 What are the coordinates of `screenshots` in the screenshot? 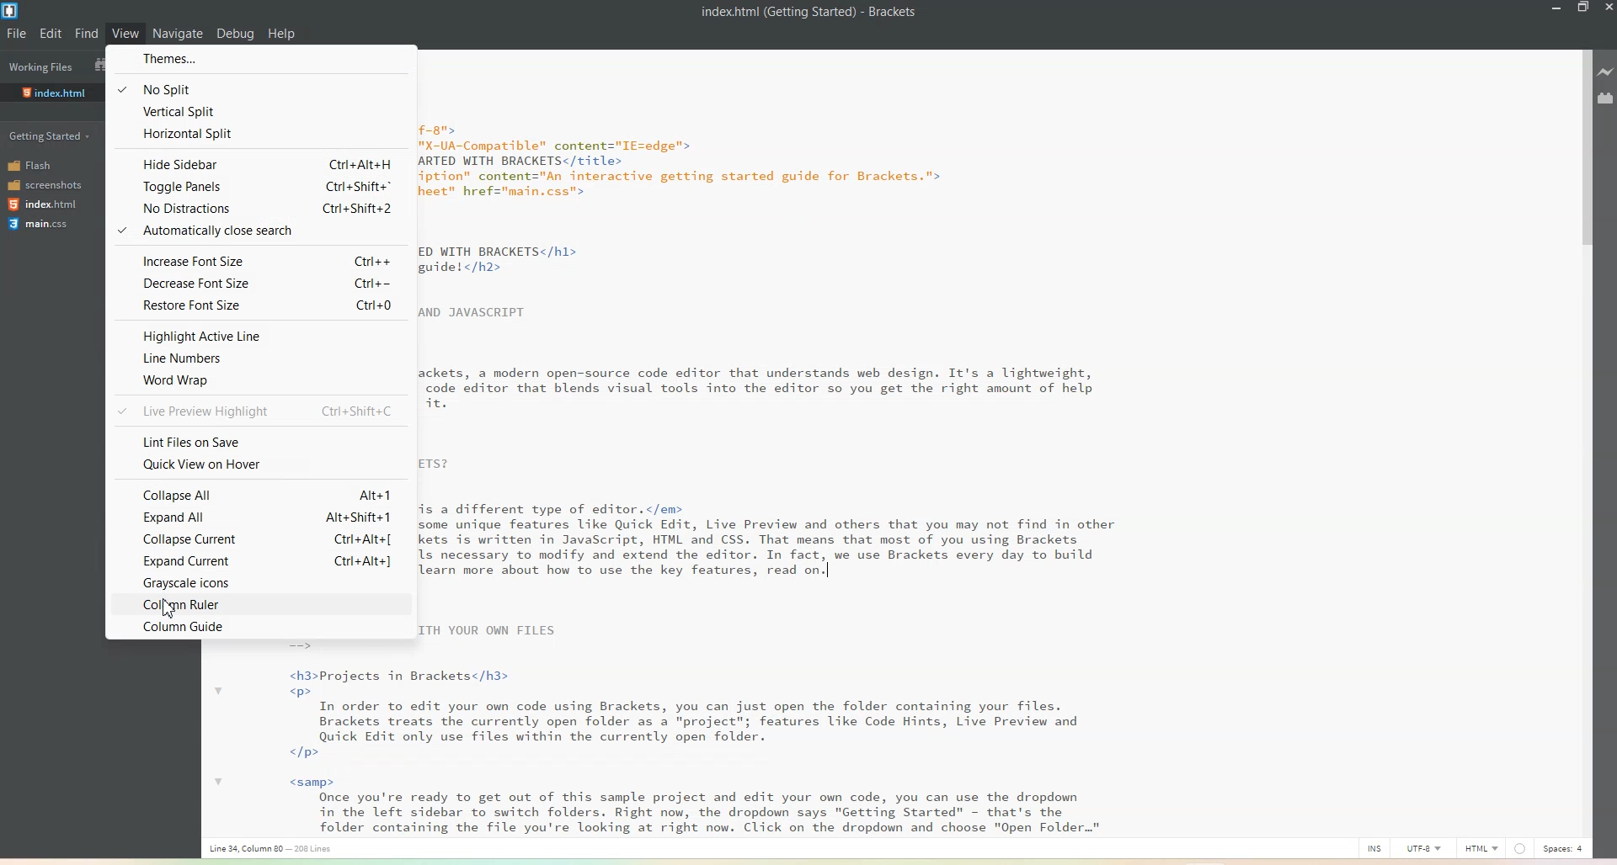 It's located at (45, 185).